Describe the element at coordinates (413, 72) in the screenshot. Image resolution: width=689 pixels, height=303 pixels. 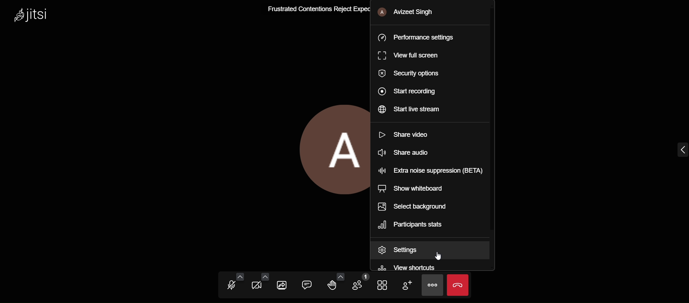
I see `security option` at that location.